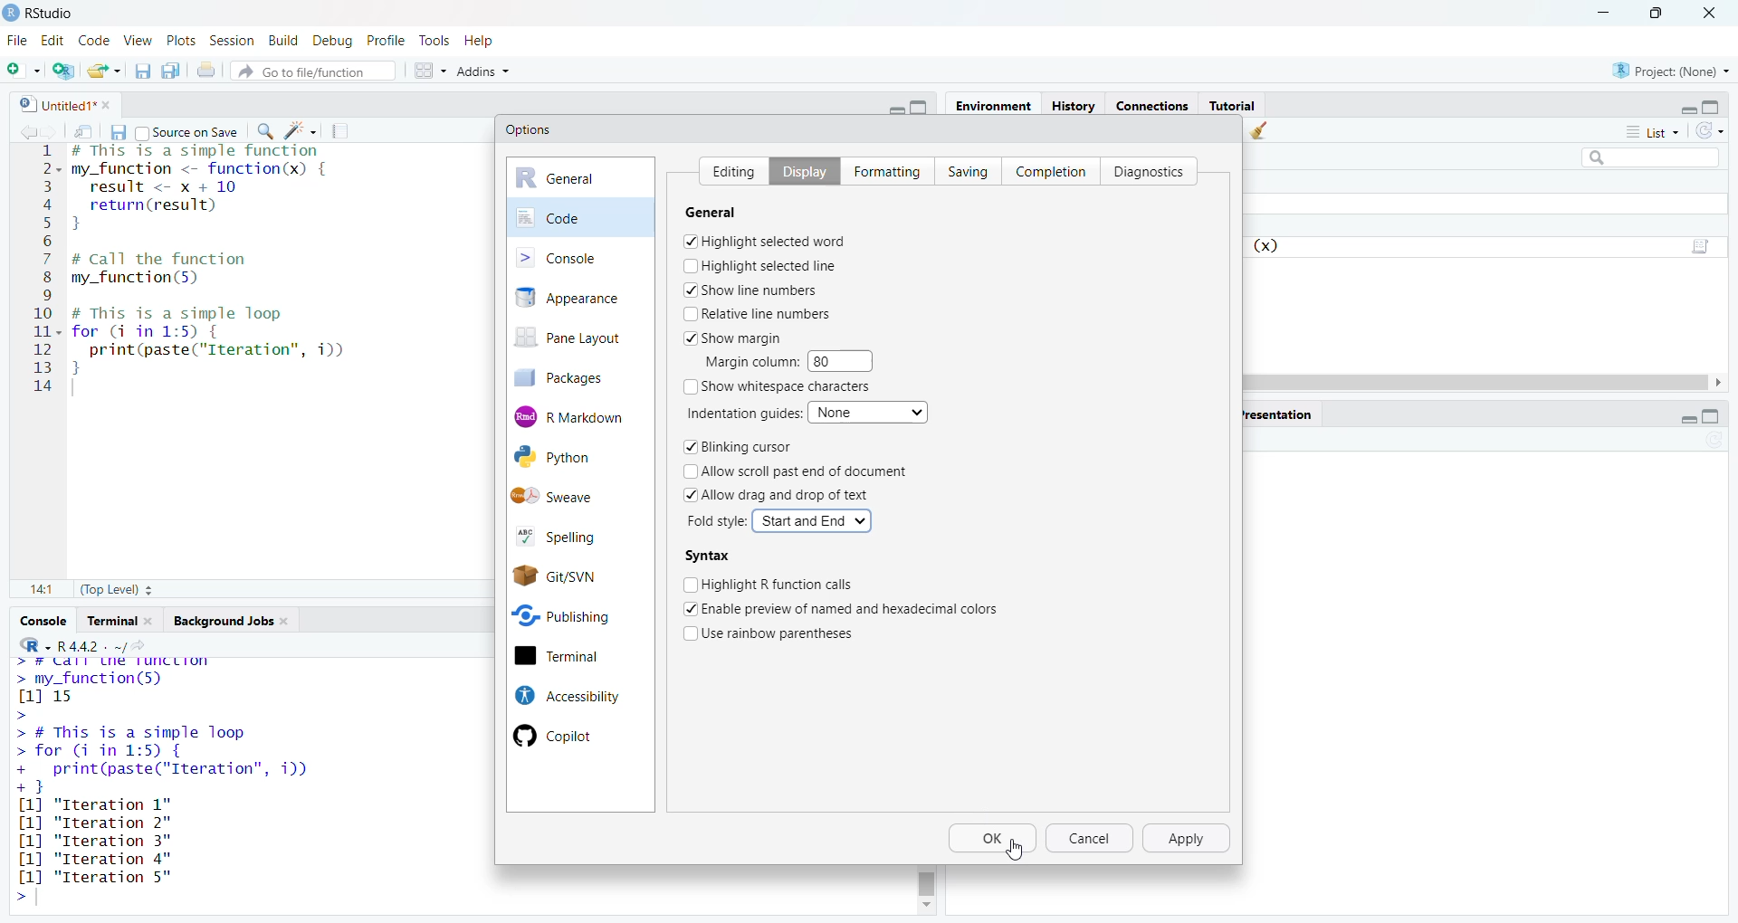  What do you see at coordinates (428, 69) in the screenshot?
I see `workspace panes` at bounding box center [428, 69].